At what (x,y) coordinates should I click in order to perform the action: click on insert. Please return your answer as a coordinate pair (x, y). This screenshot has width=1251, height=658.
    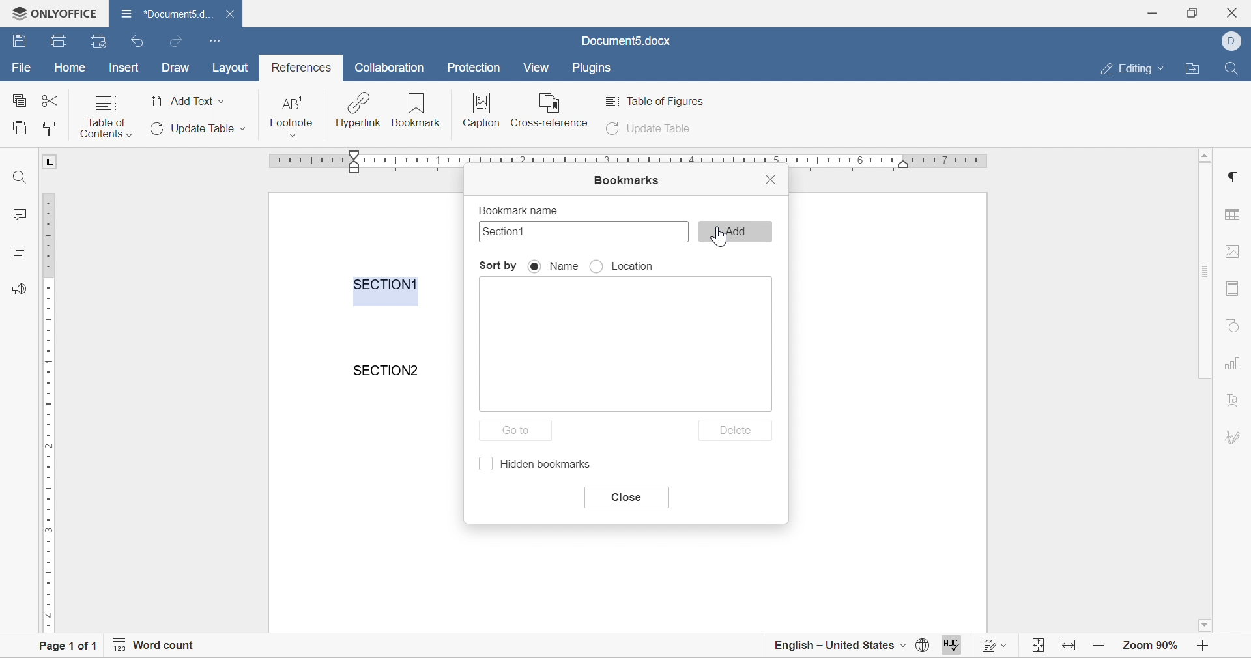
    Looking at the image, I should click on (122, 67).